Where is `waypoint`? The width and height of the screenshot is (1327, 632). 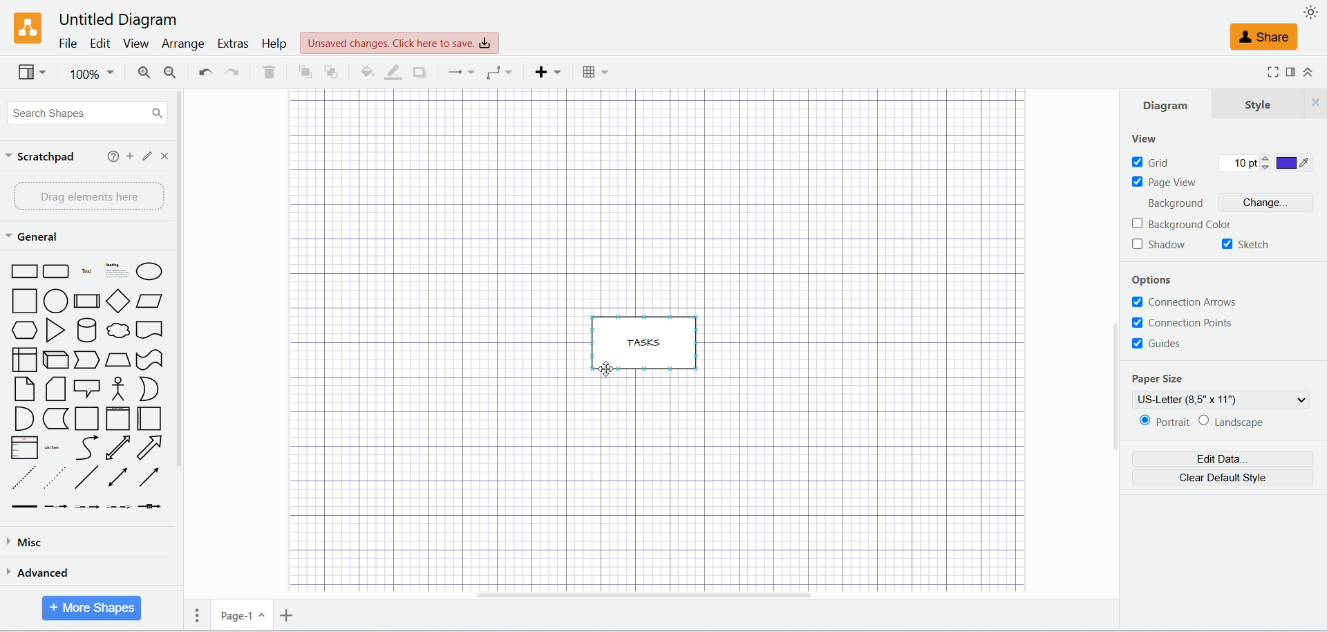 waypoint is located at coordinates (496, 71).